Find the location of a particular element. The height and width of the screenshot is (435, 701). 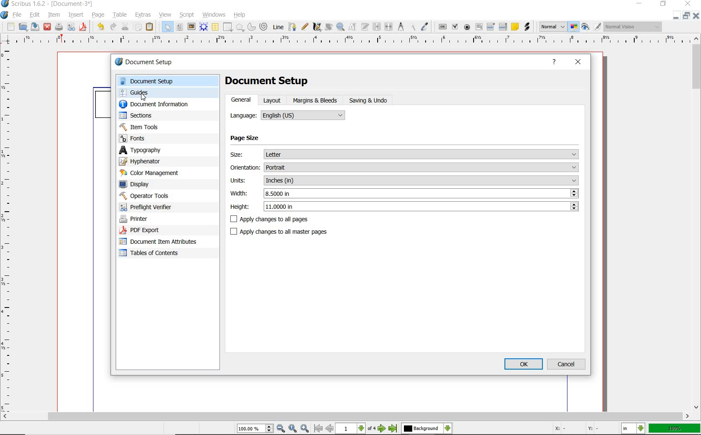

extras is located at coordinates (144, 14).